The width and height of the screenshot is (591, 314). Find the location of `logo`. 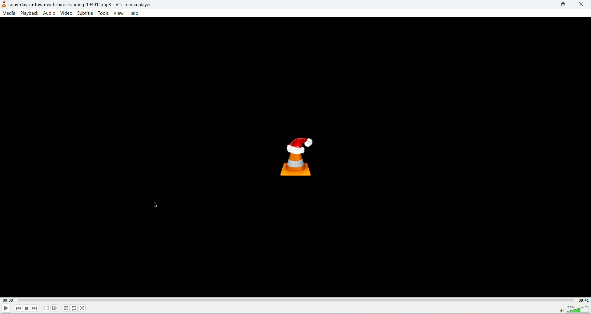

logo is located at coordinates (4, 4).